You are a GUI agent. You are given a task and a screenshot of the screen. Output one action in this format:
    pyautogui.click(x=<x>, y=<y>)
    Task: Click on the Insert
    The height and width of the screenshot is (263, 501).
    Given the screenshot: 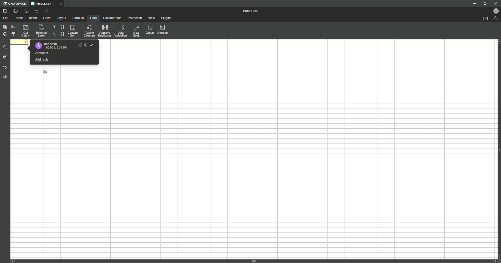 What is the action you would take?
    pyautogui.click(x=33, y=18)
    